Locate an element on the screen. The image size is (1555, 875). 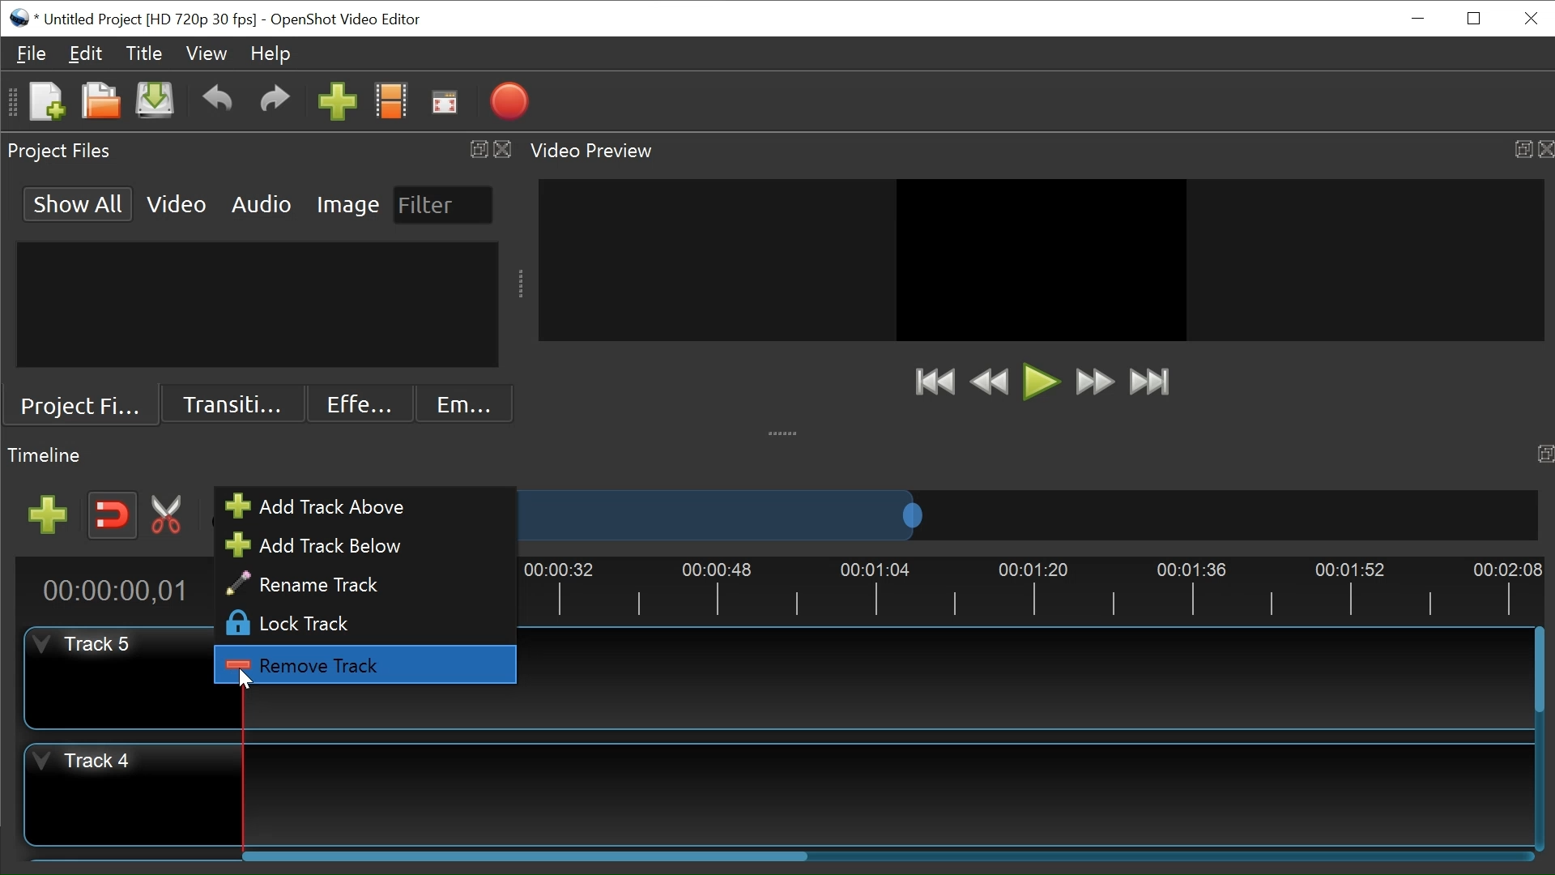
Add Track Below is located at coordinates (358, 545).